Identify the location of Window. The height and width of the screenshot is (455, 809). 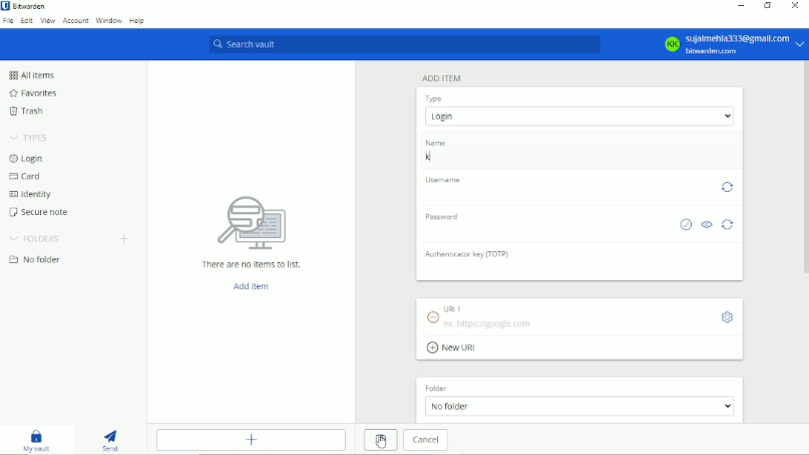
(108, 21).